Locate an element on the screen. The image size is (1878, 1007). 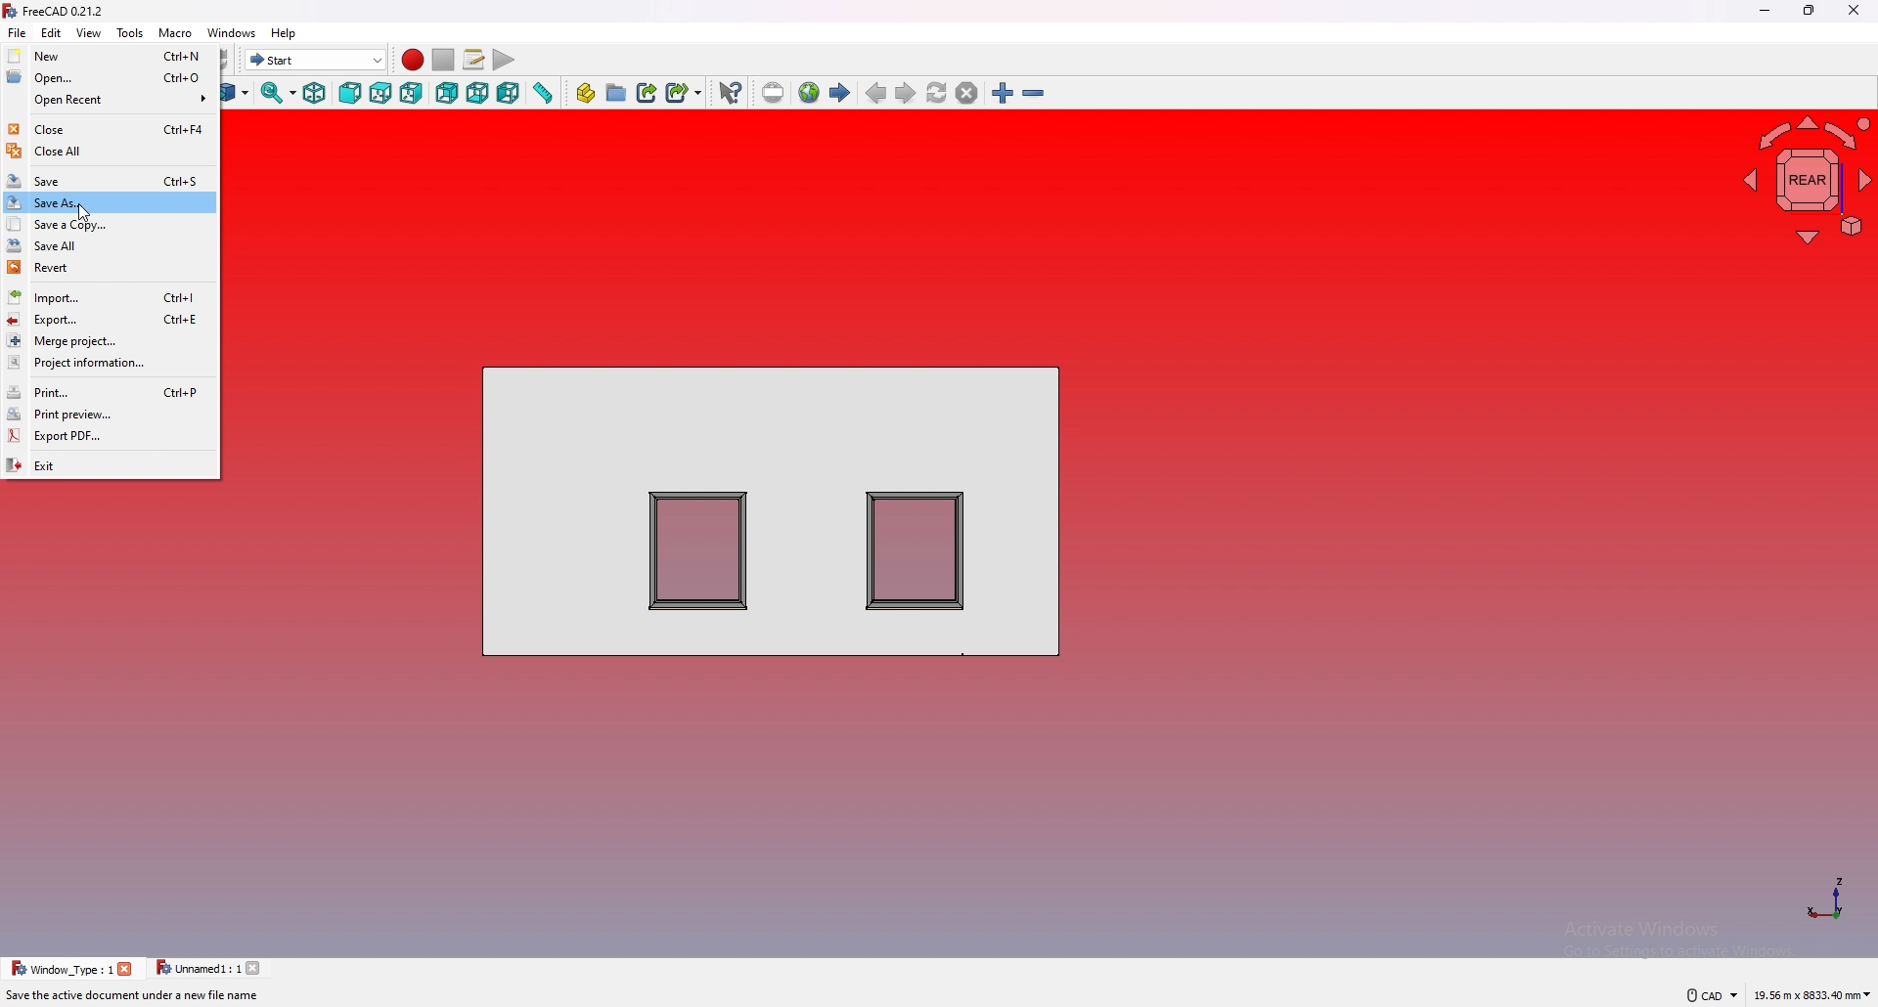
isometric is located at coordinates (315, 94).